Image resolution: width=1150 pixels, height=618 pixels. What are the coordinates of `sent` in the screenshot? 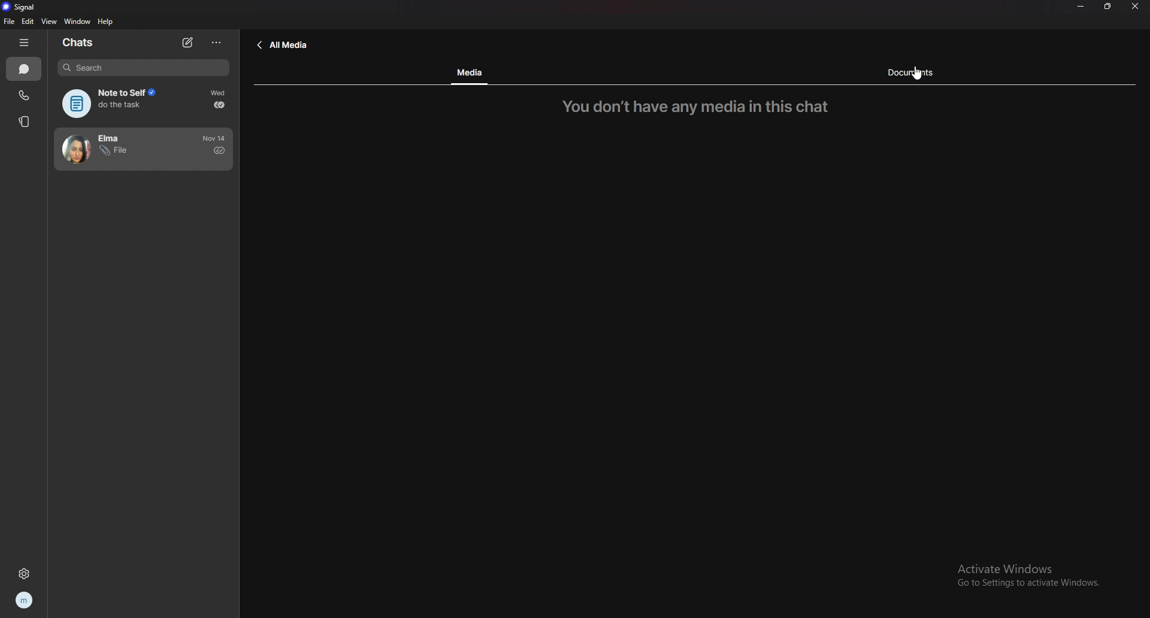 It's located at (219, 150).